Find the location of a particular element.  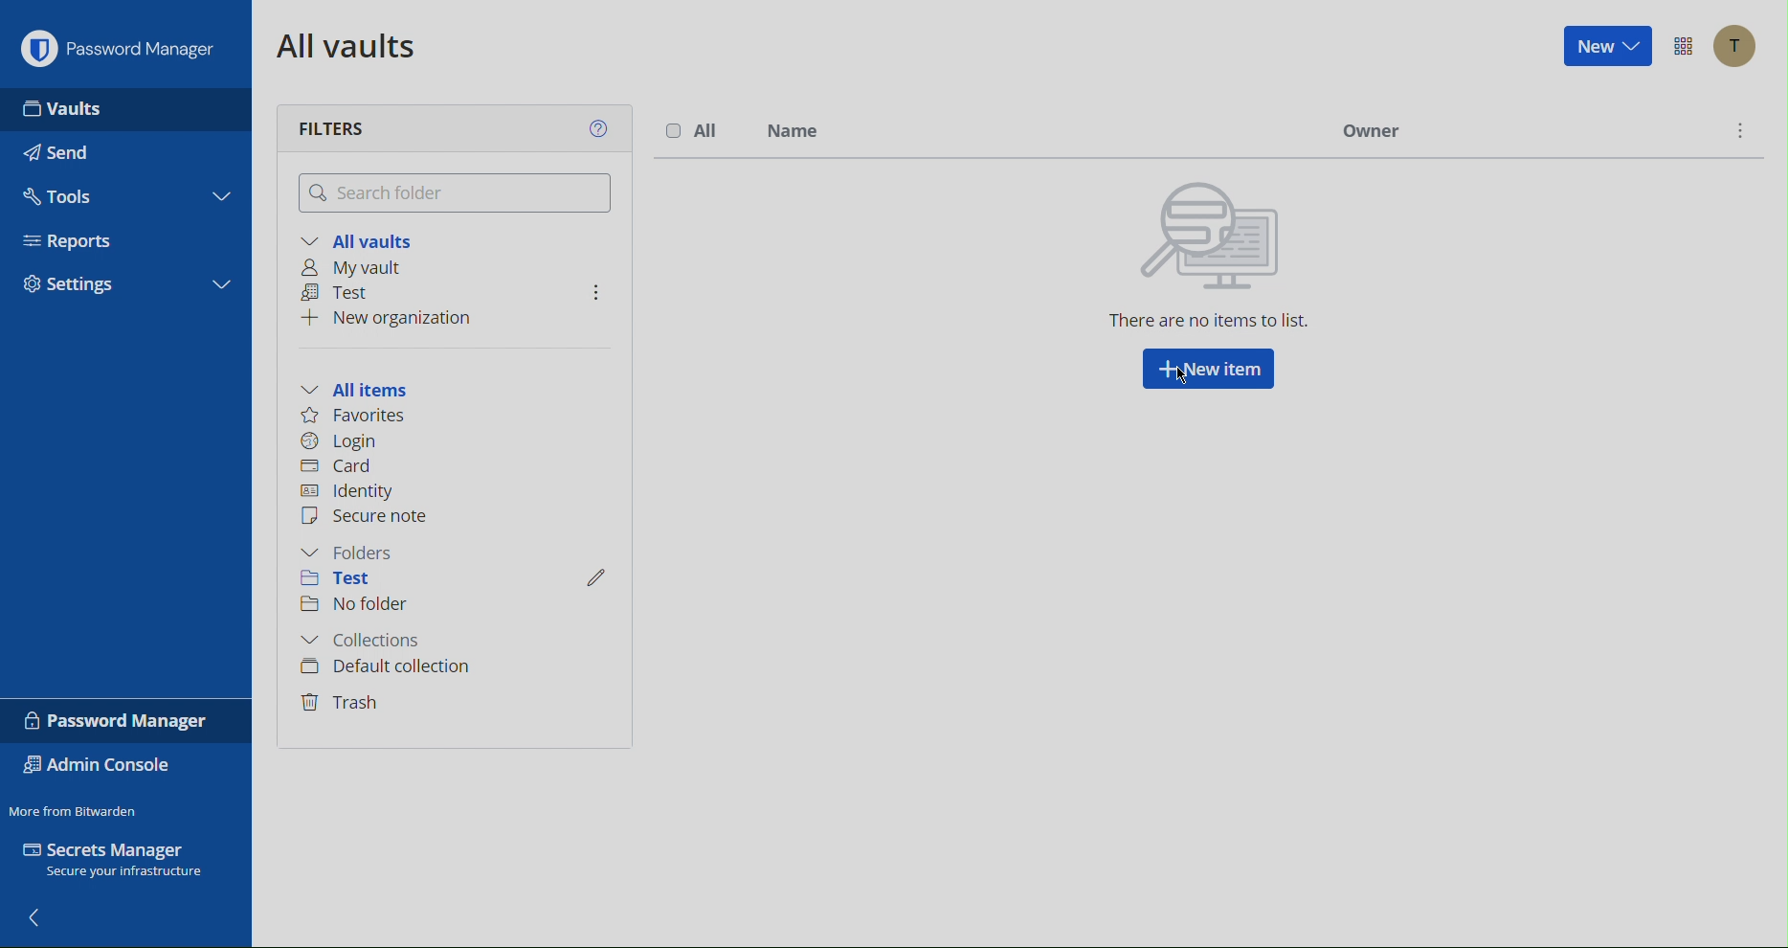

Filters is located at coordinates (332, 130).